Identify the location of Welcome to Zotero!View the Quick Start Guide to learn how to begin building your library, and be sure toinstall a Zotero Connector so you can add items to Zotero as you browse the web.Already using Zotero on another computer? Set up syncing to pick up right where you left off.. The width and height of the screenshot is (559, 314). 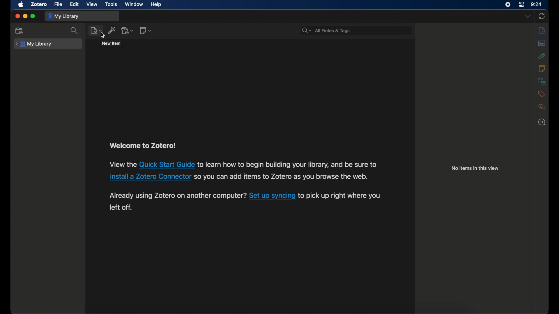
(243, 175).